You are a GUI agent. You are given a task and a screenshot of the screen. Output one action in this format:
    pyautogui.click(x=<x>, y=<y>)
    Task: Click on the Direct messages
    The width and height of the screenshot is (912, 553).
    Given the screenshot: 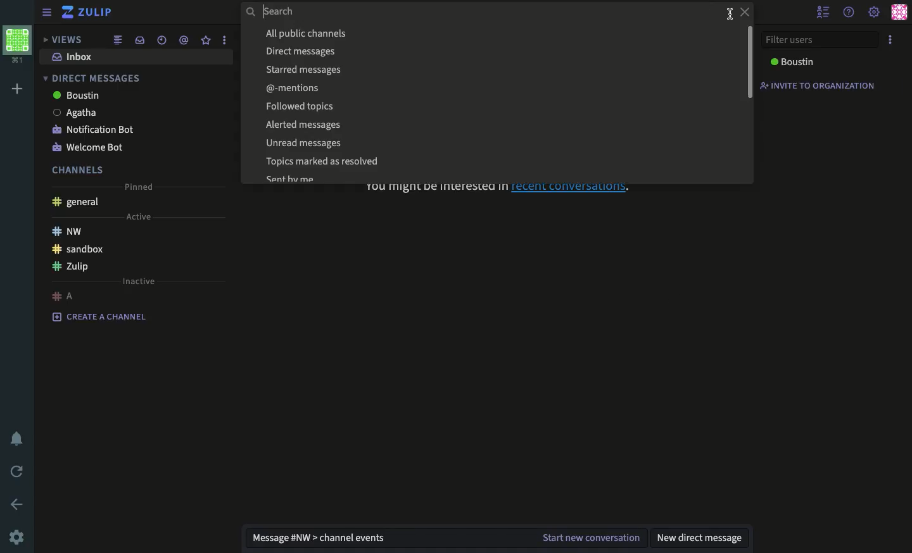 What is the action you would take?
    pyautogui.click(x=308, y=51)
    